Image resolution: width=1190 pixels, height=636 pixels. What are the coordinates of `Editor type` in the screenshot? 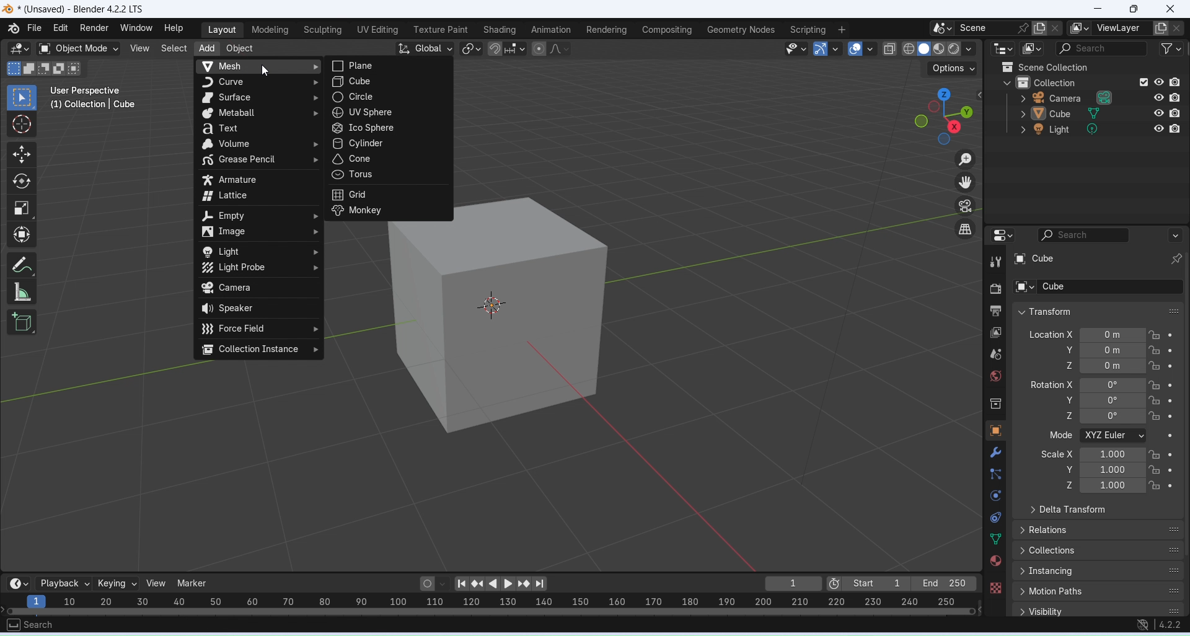 It's located at (17, 49).